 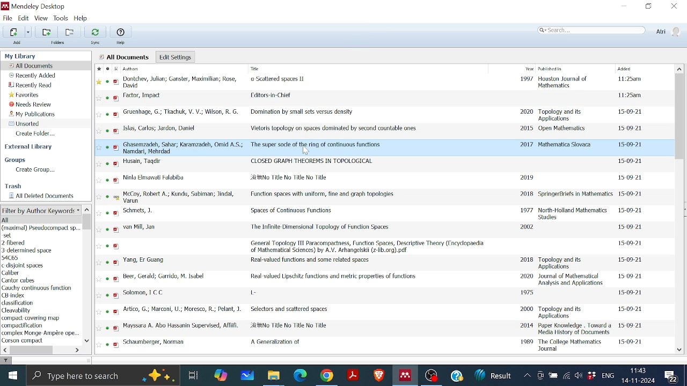 I want to click on L -, so click(x=379, y=295).